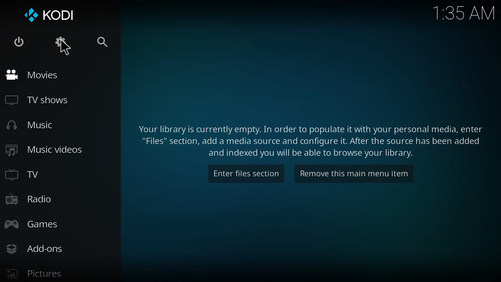 The image size is (501, 282). I want to click on kodi, so click(49, 15).